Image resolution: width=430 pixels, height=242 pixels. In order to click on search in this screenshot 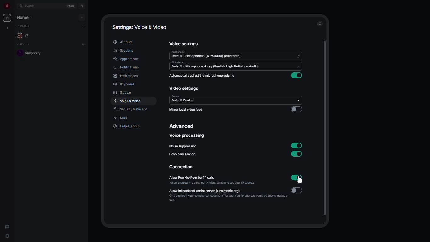, I will do `click(30, 6)`.